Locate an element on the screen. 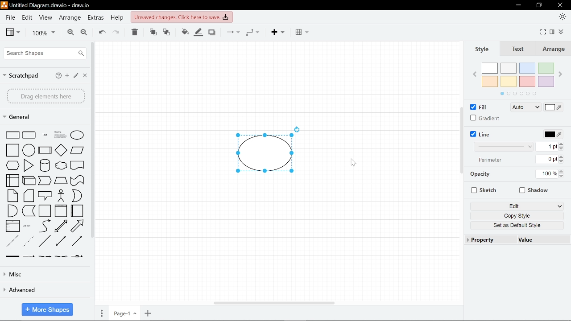 This screenshot has height=321, width=571. Edit option is located at coordinates (517, 206).